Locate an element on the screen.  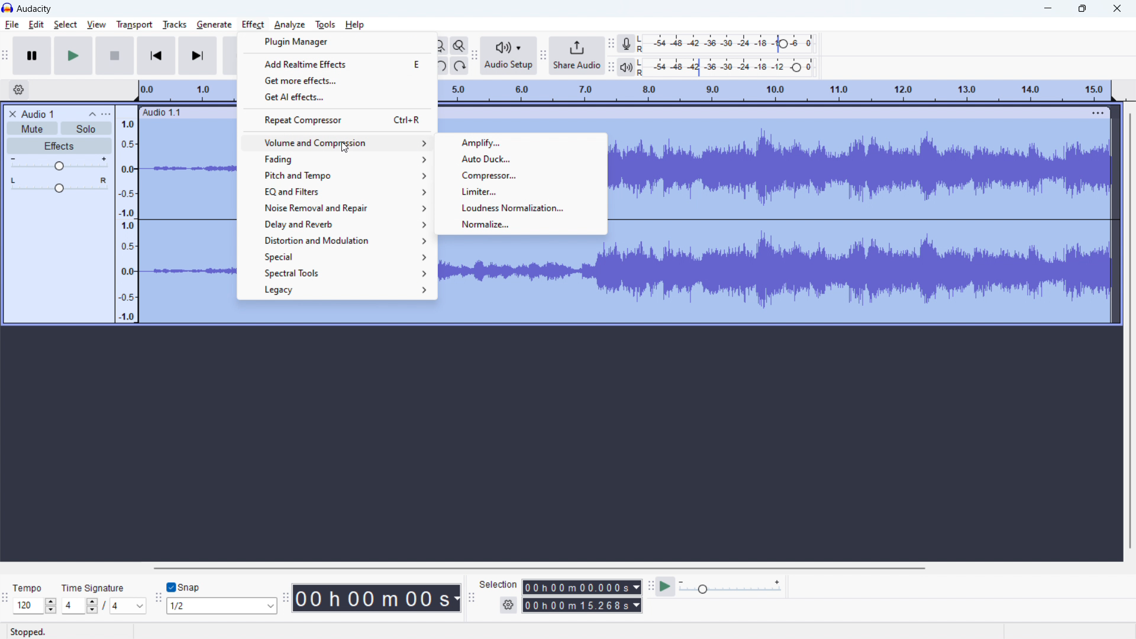
00 h 00 m 00 s is located at coordinates (376, 595).